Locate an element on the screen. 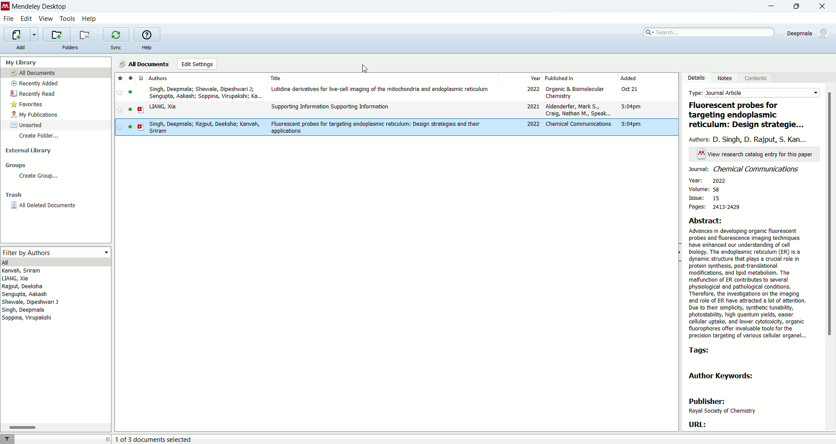 Image resolution: width=836 pixels, height=444 pixels. y LIANG, Xia is located at coordinates (169, 107).